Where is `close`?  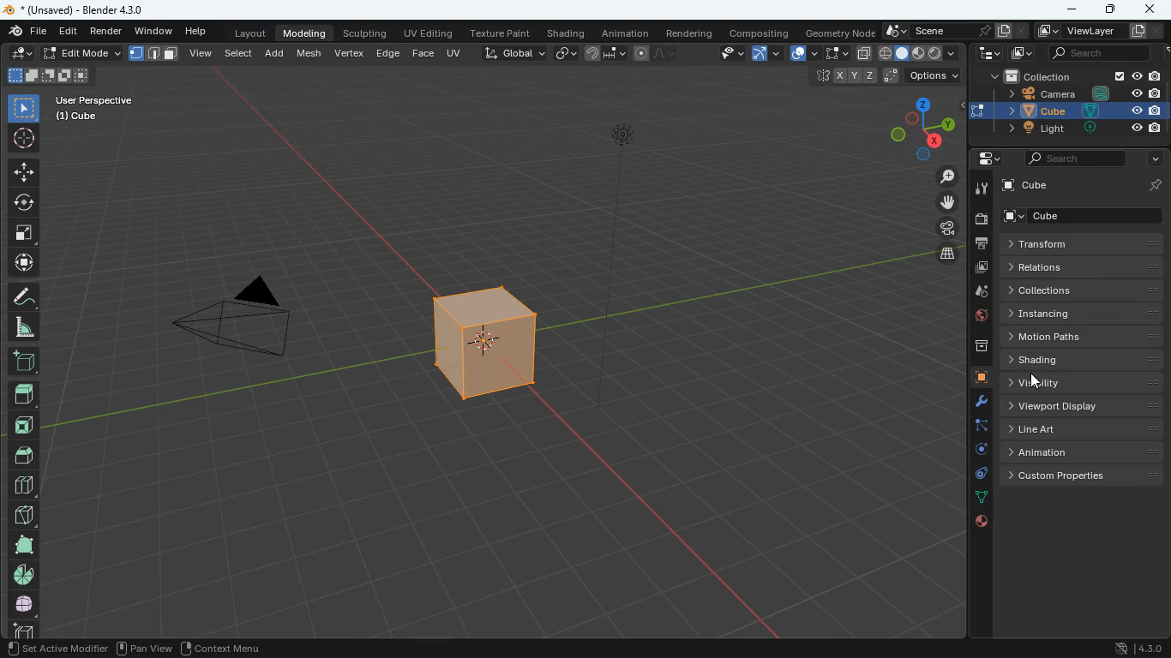
close is located at coordinates (1149, 9).